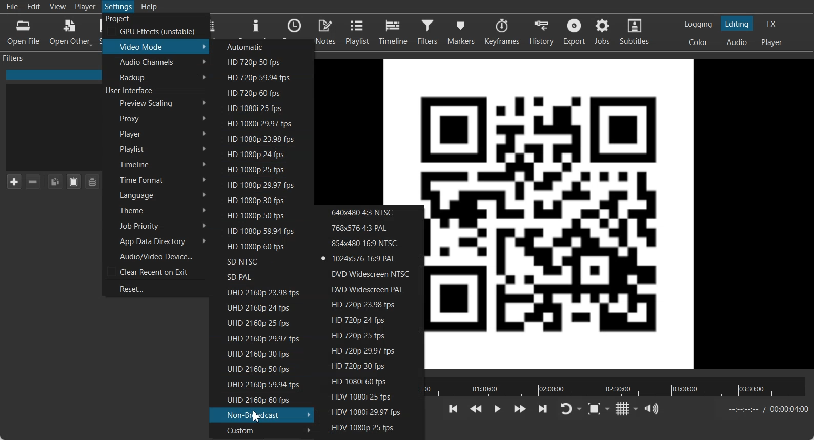  What do you see at coordinates (261, 430) in the screenshot?
I see `Custom` at bounding box center [261, 430].